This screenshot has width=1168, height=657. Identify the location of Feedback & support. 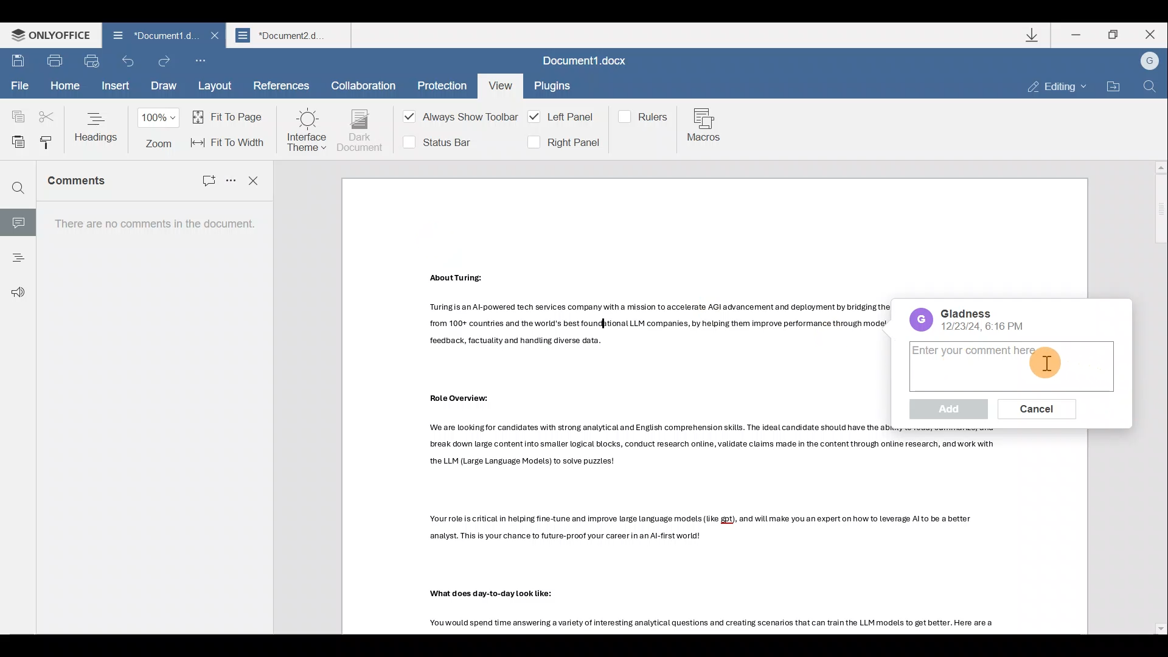
(14, 285).